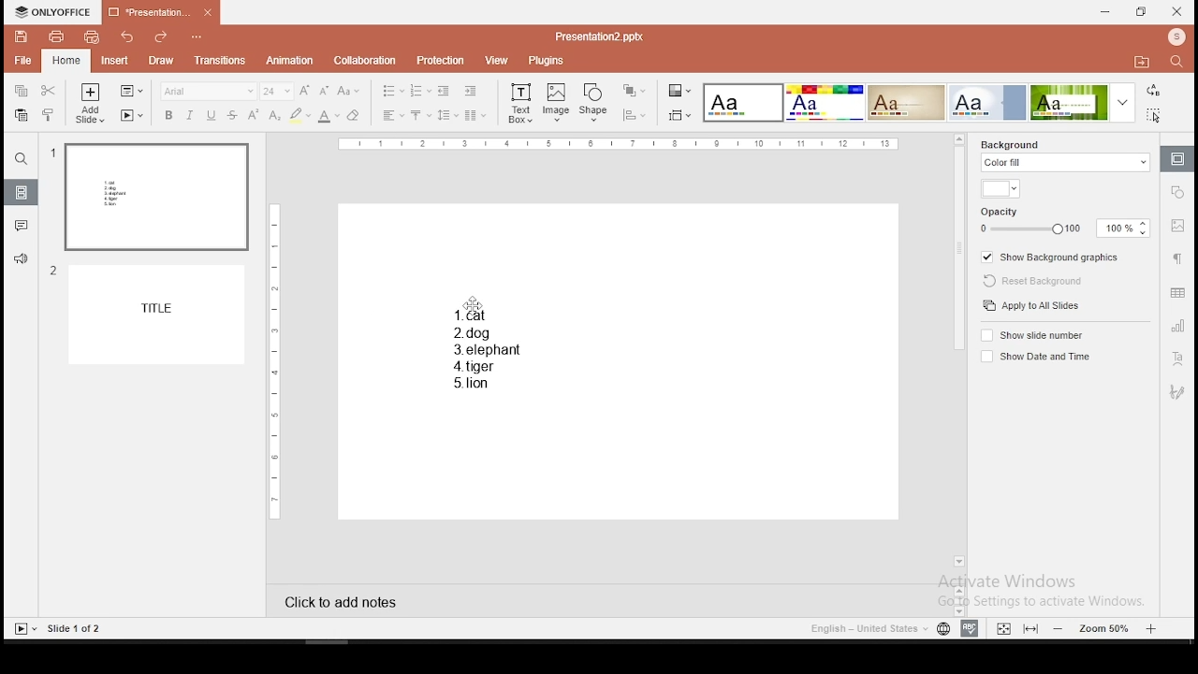  What do you see at coordinates (987, 102) in the screenshot?
I see `theme` at bounding box center [987, 102].